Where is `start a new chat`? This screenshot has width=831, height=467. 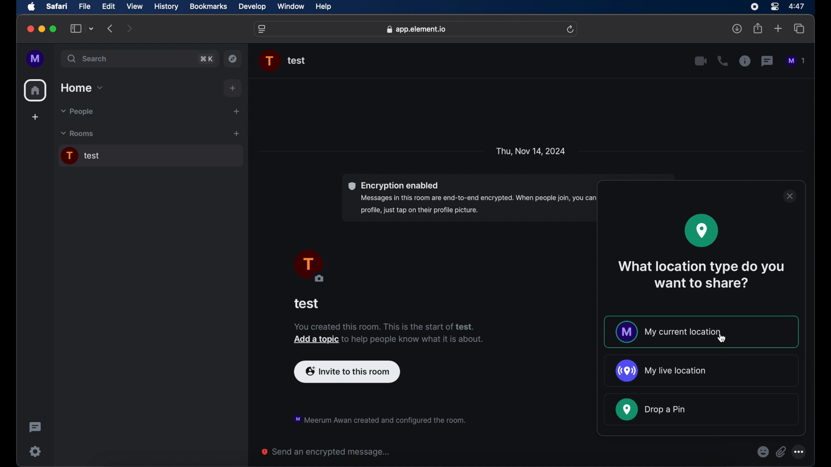 start a new chat is located at coordinates (236, 111).